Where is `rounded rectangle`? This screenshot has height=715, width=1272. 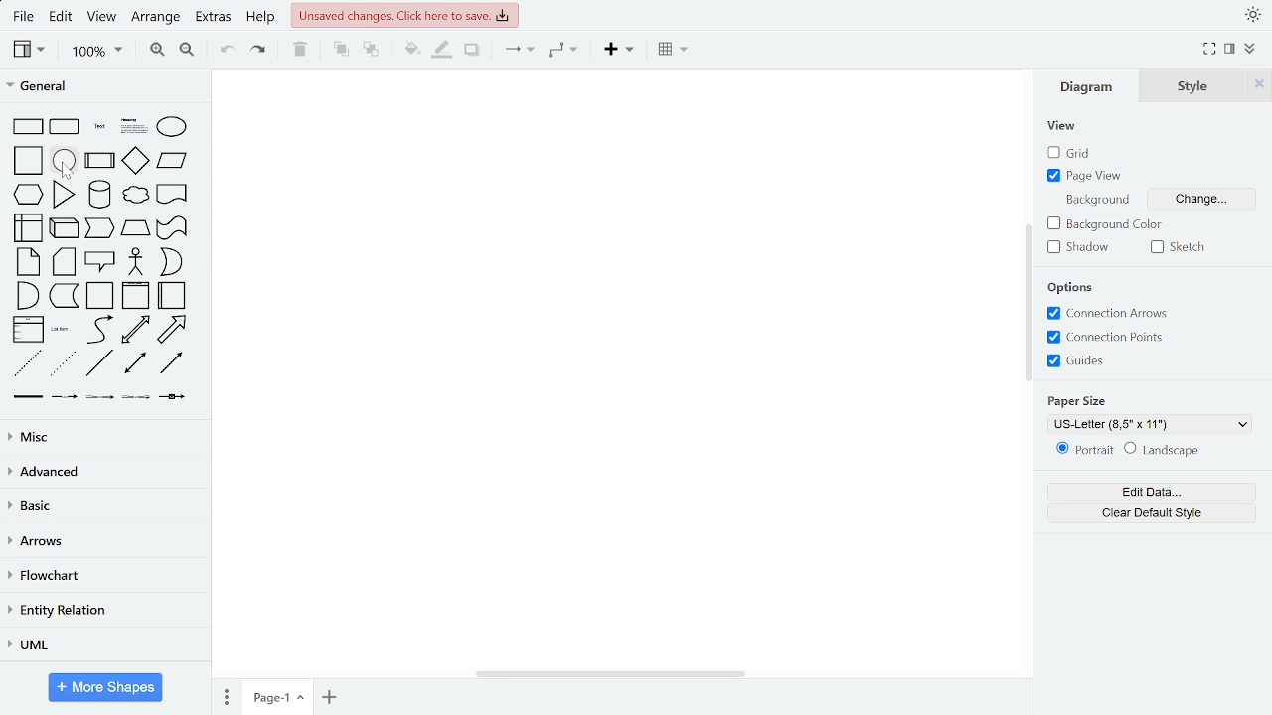
rounded rectangle is located at coordinates (66, 127).